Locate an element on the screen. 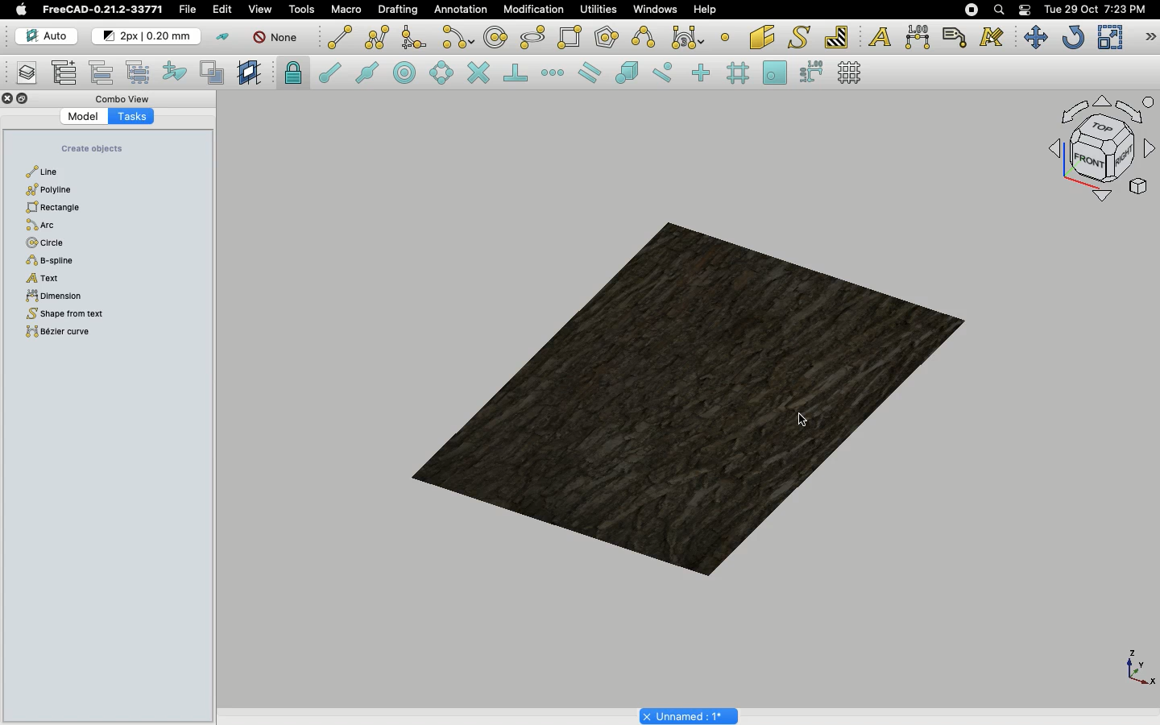  Snap midpoint is located at coordinates (365, 72).